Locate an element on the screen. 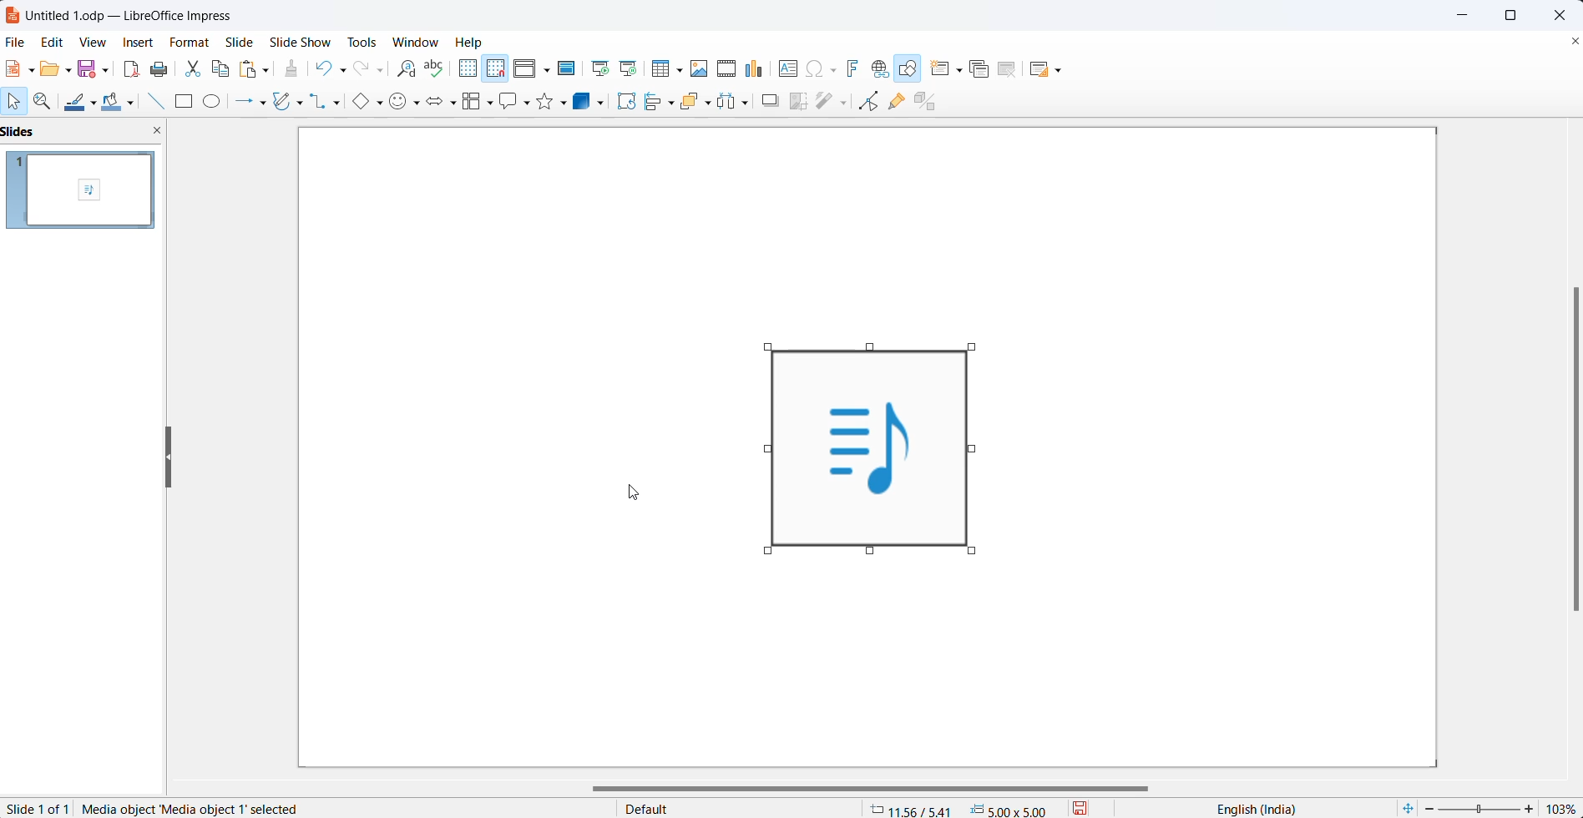 This screenshot has height=818, width=1583. align object options is located at coordinates (671, 105).